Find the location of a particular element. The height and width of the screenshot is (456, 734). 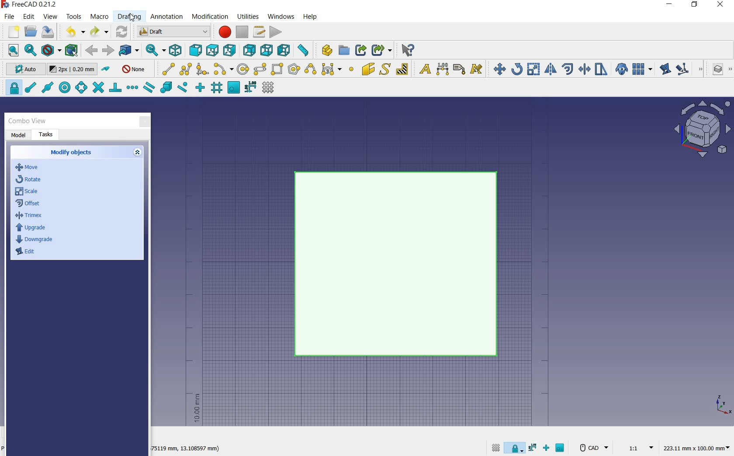

snap working plane is located at coordinates (233, 88).